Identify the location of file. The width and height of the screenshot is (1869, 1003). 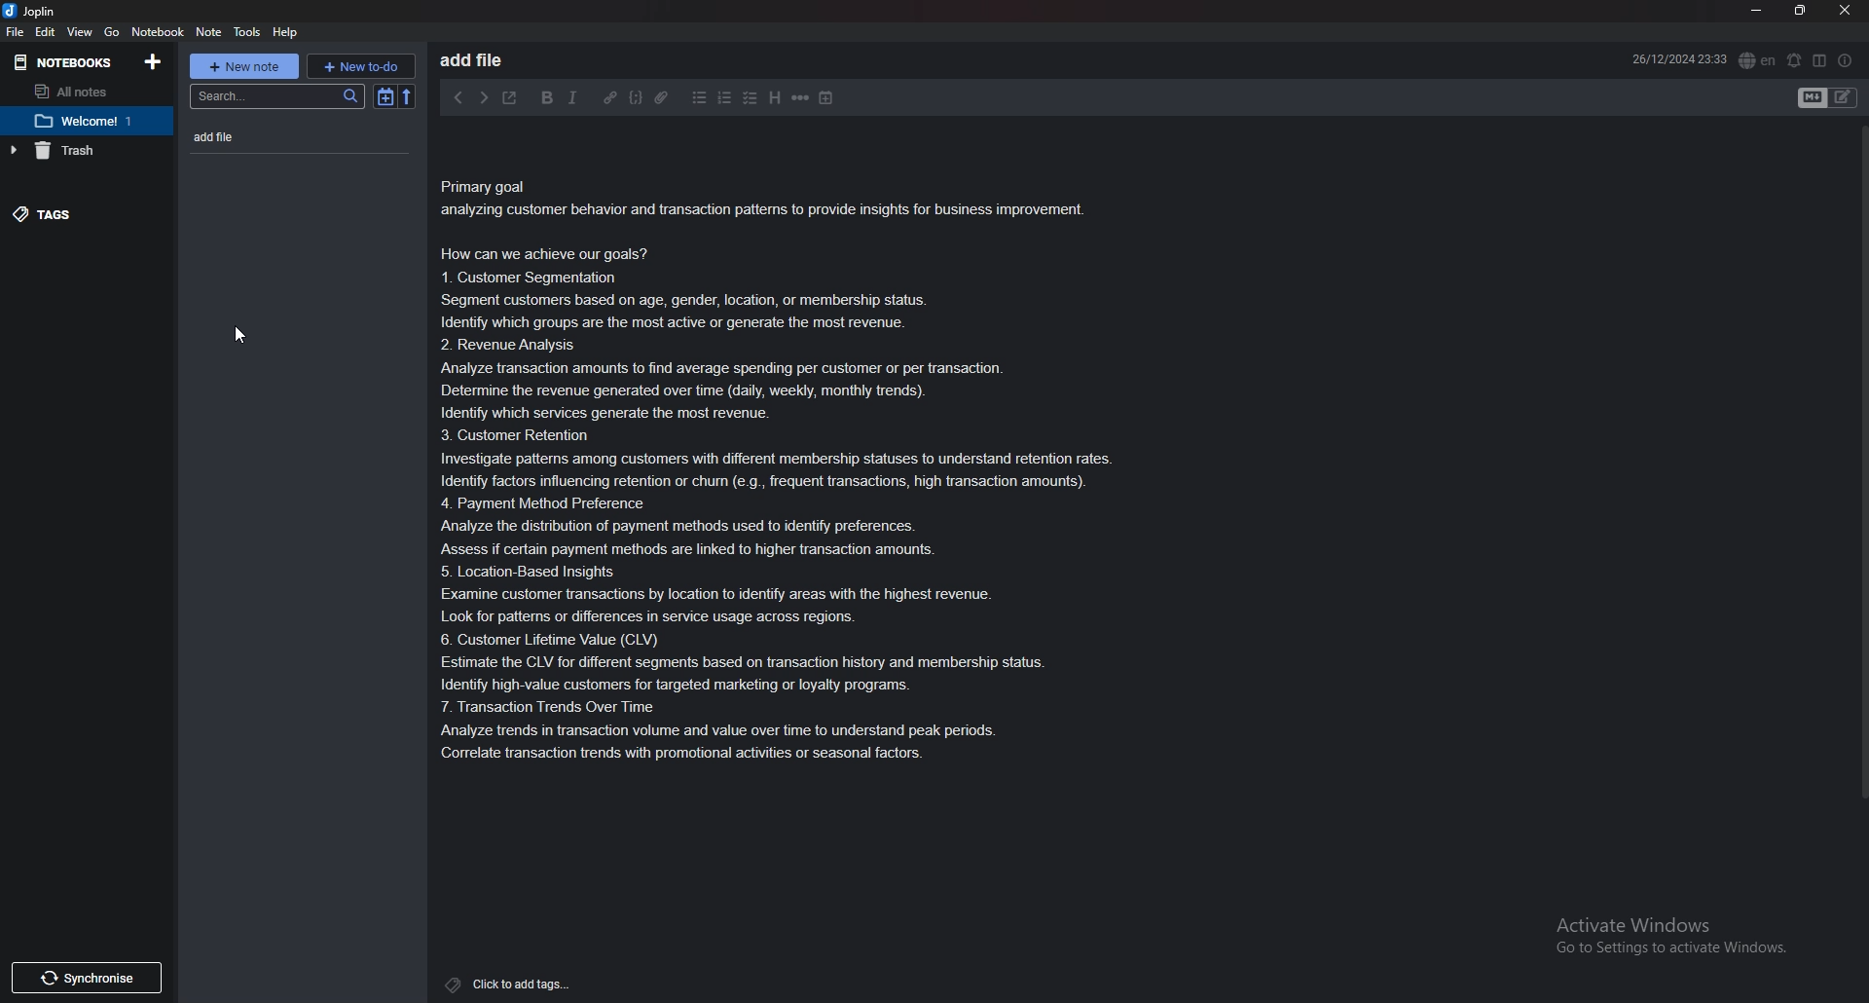
(17, 32).